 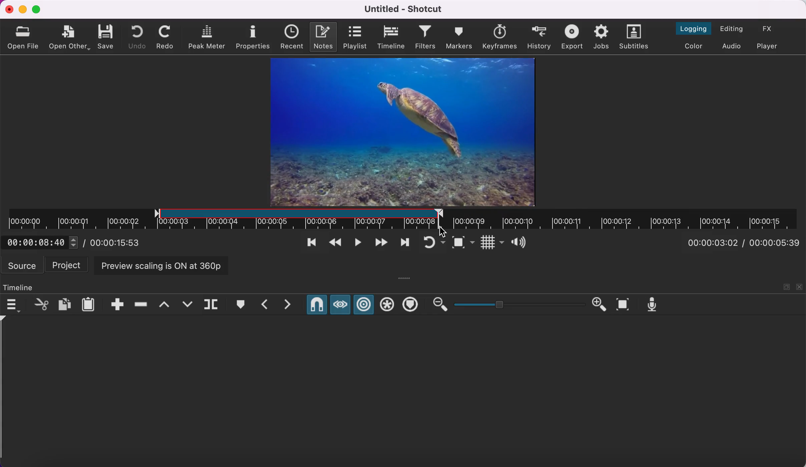 What do you see at coordinates (405, 243) in the screenshot?
I see `skip to next point` at bounding box center [405, 243].